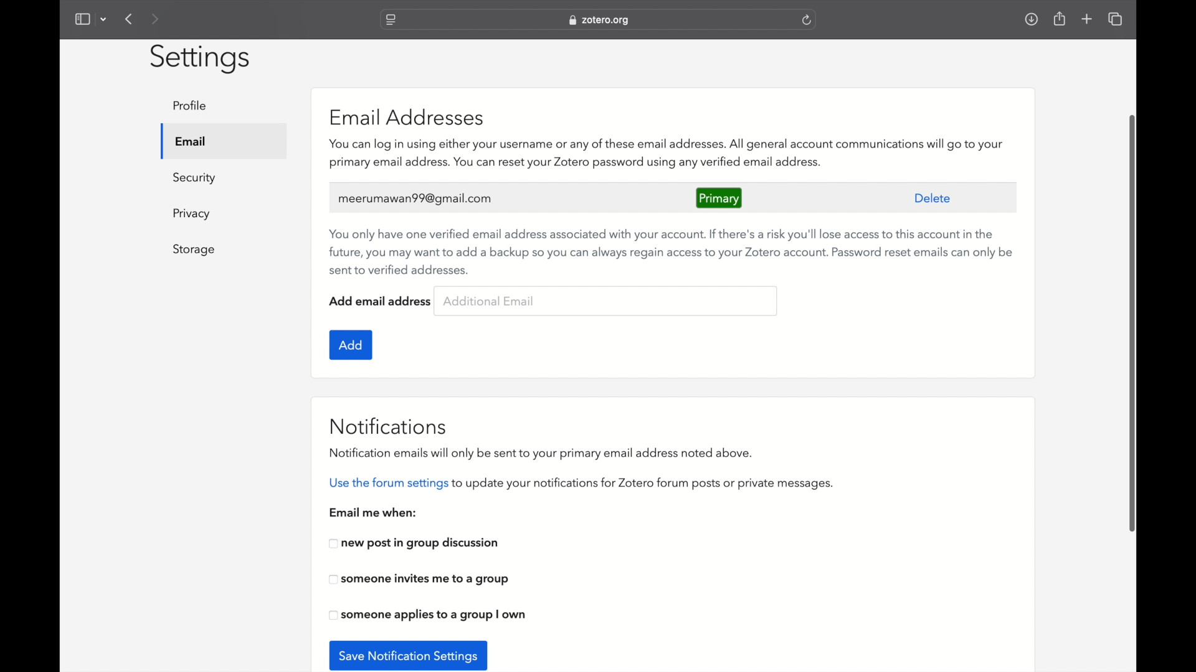 This screenshot has width=1196, height=672. Describe the element at coordinates (374, 513) in the screenshot. I see `email me when:` at that location.